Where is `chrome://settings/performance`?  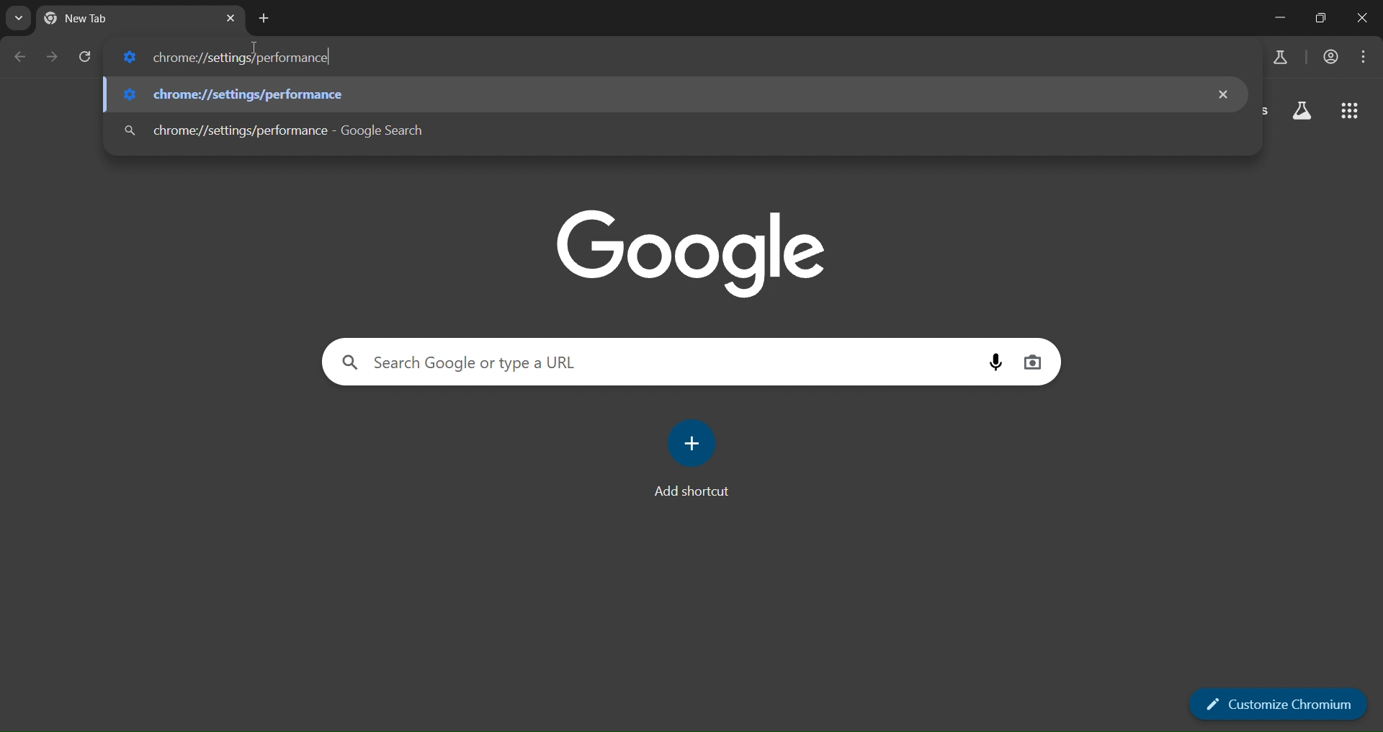
chrome://settings/performance is located at coordinates (659, 133).